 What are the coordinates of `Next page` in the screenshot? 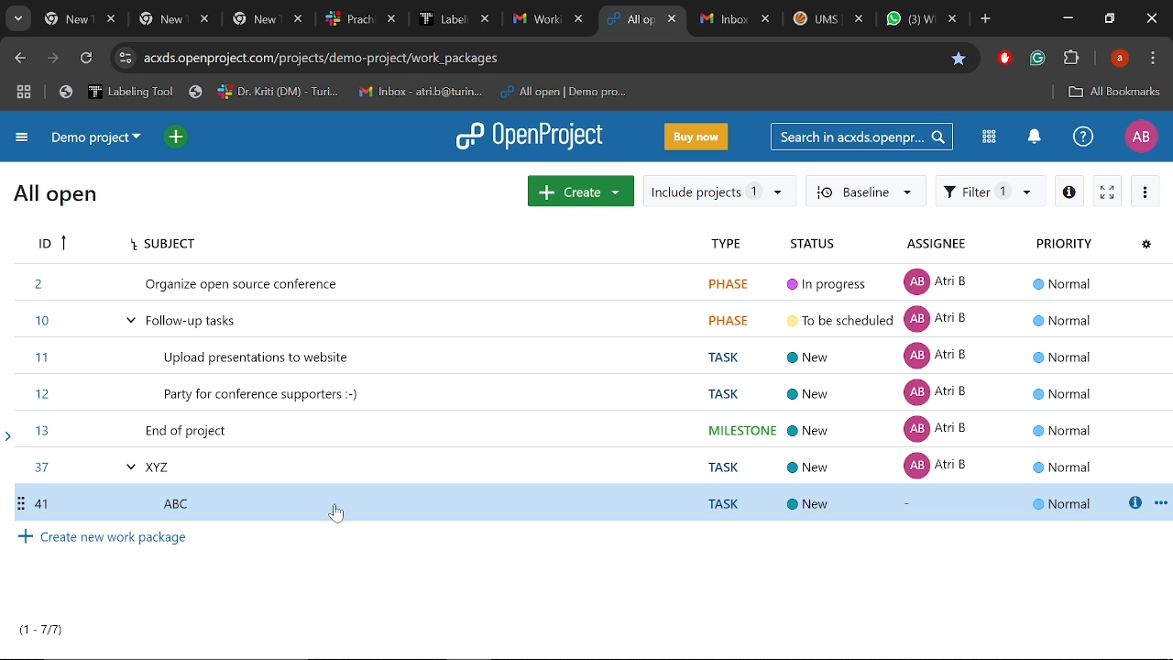 It's located at (55, 60).